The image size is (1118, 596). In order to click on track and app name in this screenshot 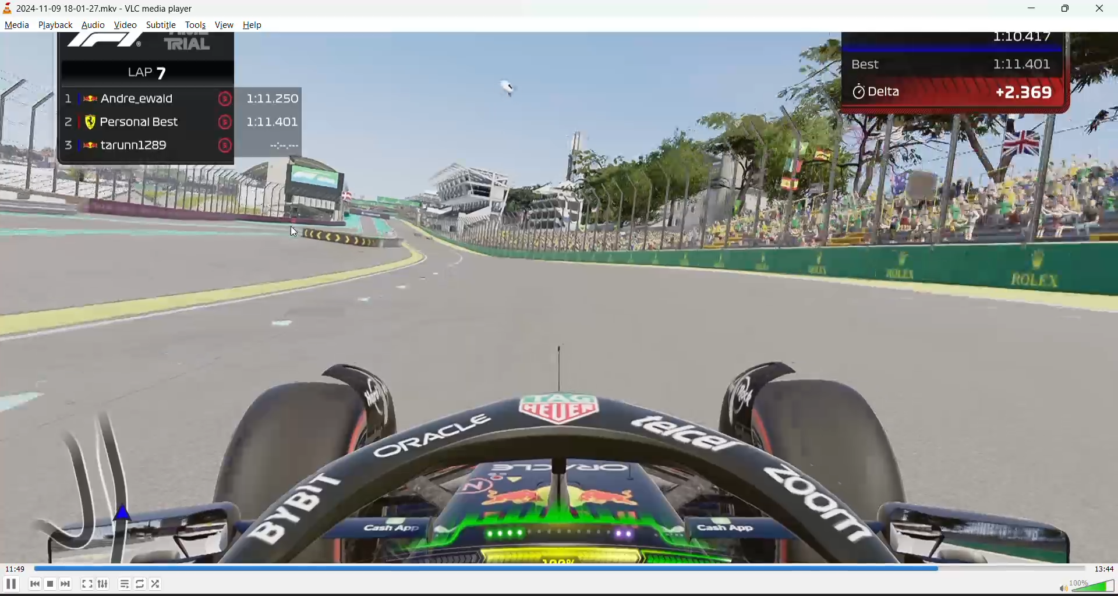, I will do `click(104, 9)`.